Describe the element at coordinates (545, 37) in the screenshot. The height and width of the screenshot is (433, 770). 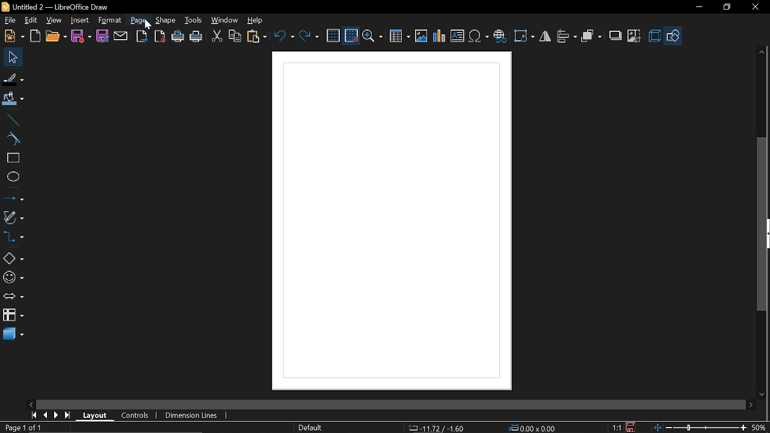
I see `flip` at that location.